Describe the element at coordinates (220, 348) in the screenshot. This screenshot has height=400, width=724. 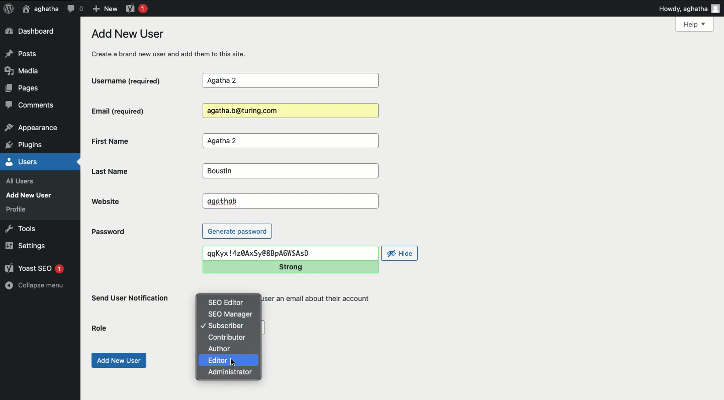
I see `Author` at that location.